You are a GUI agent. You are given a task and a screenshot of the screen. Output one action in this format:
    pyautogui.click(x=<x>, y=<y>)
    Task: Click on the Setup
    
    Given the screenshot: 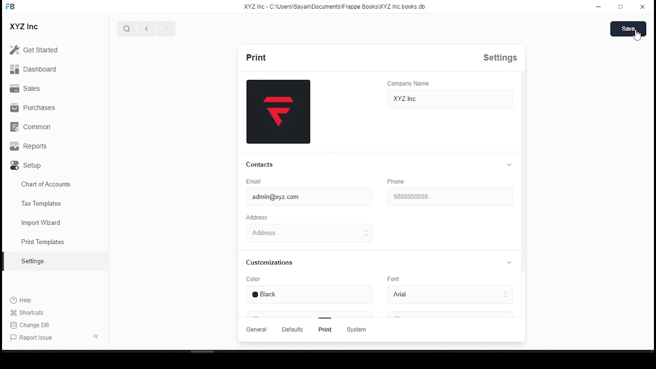 What is the action you would take?
    pyautogui.click(x=26, y=166)
    